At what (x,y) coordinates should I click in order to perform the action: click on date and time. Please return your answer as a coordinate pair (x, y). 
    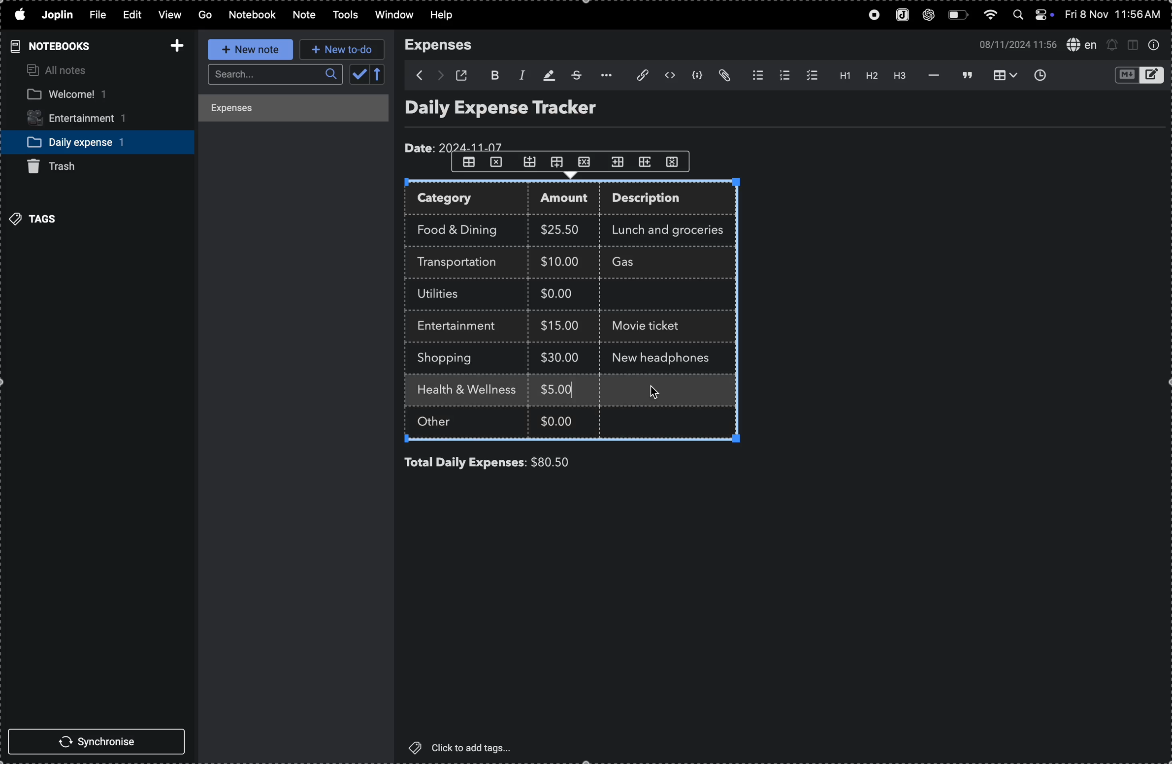
    Looking at the image, I should click on (1014, 44).